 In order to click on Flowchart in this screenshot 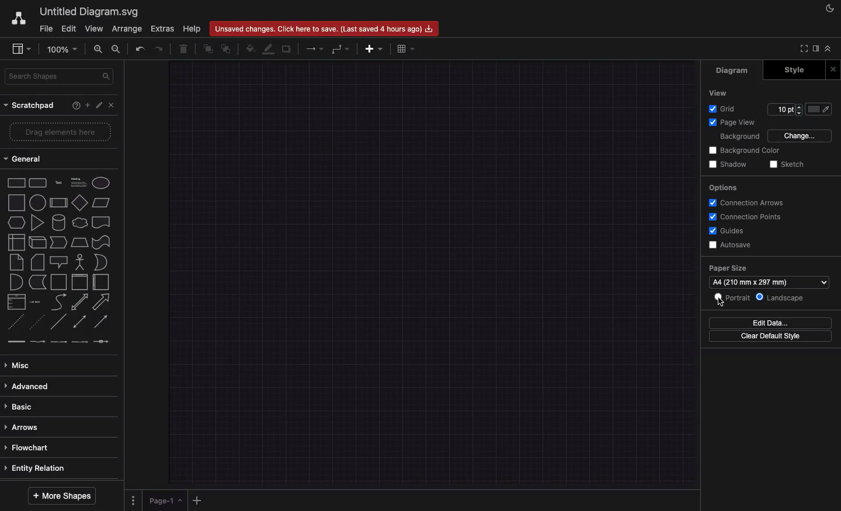, I will do `click(28, 447)`.